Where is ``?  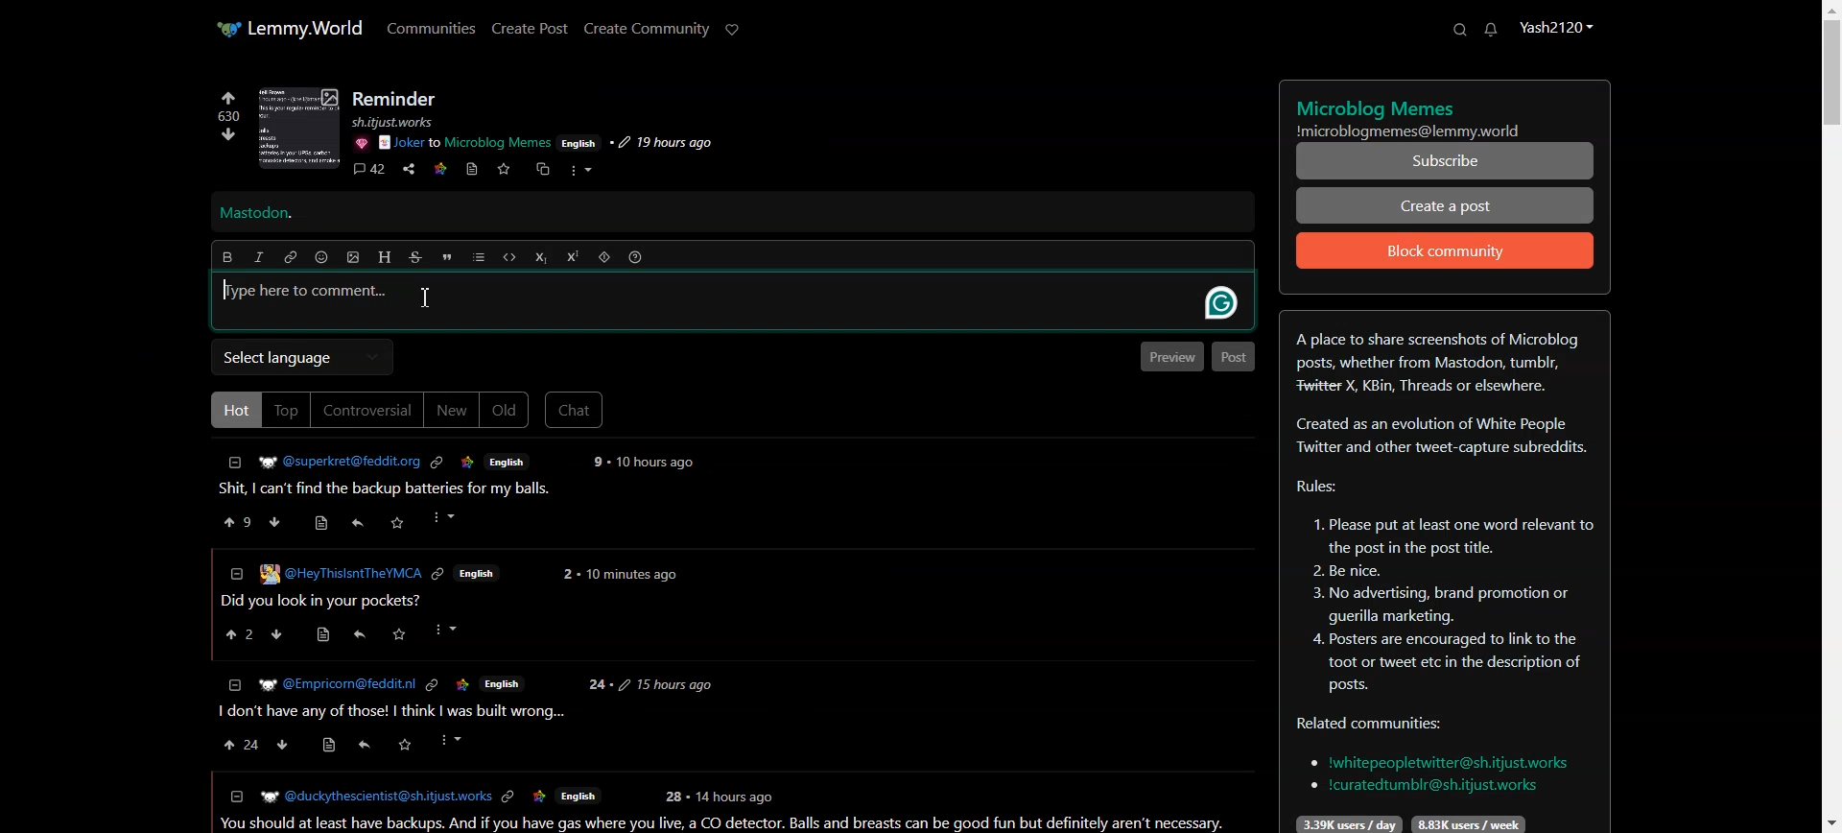
 is located at coordinates (362, 748).